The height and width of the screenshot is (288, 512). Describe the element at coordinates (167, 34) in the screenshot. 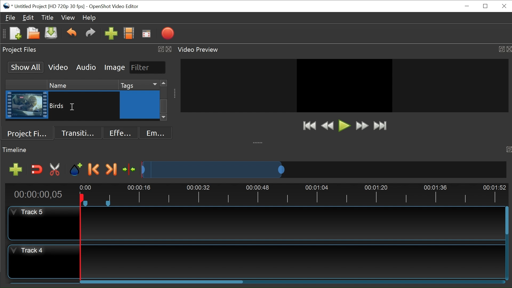

I see `Export Video` at that location.